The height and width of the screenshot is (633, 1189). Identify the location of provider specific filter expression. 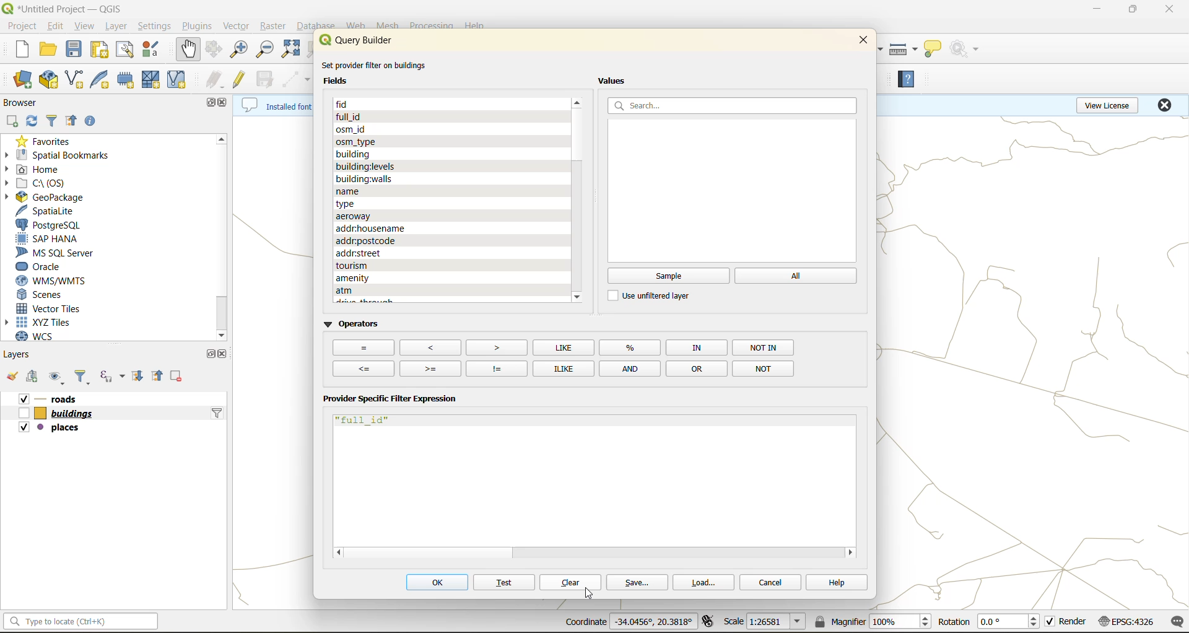
(391, 401).